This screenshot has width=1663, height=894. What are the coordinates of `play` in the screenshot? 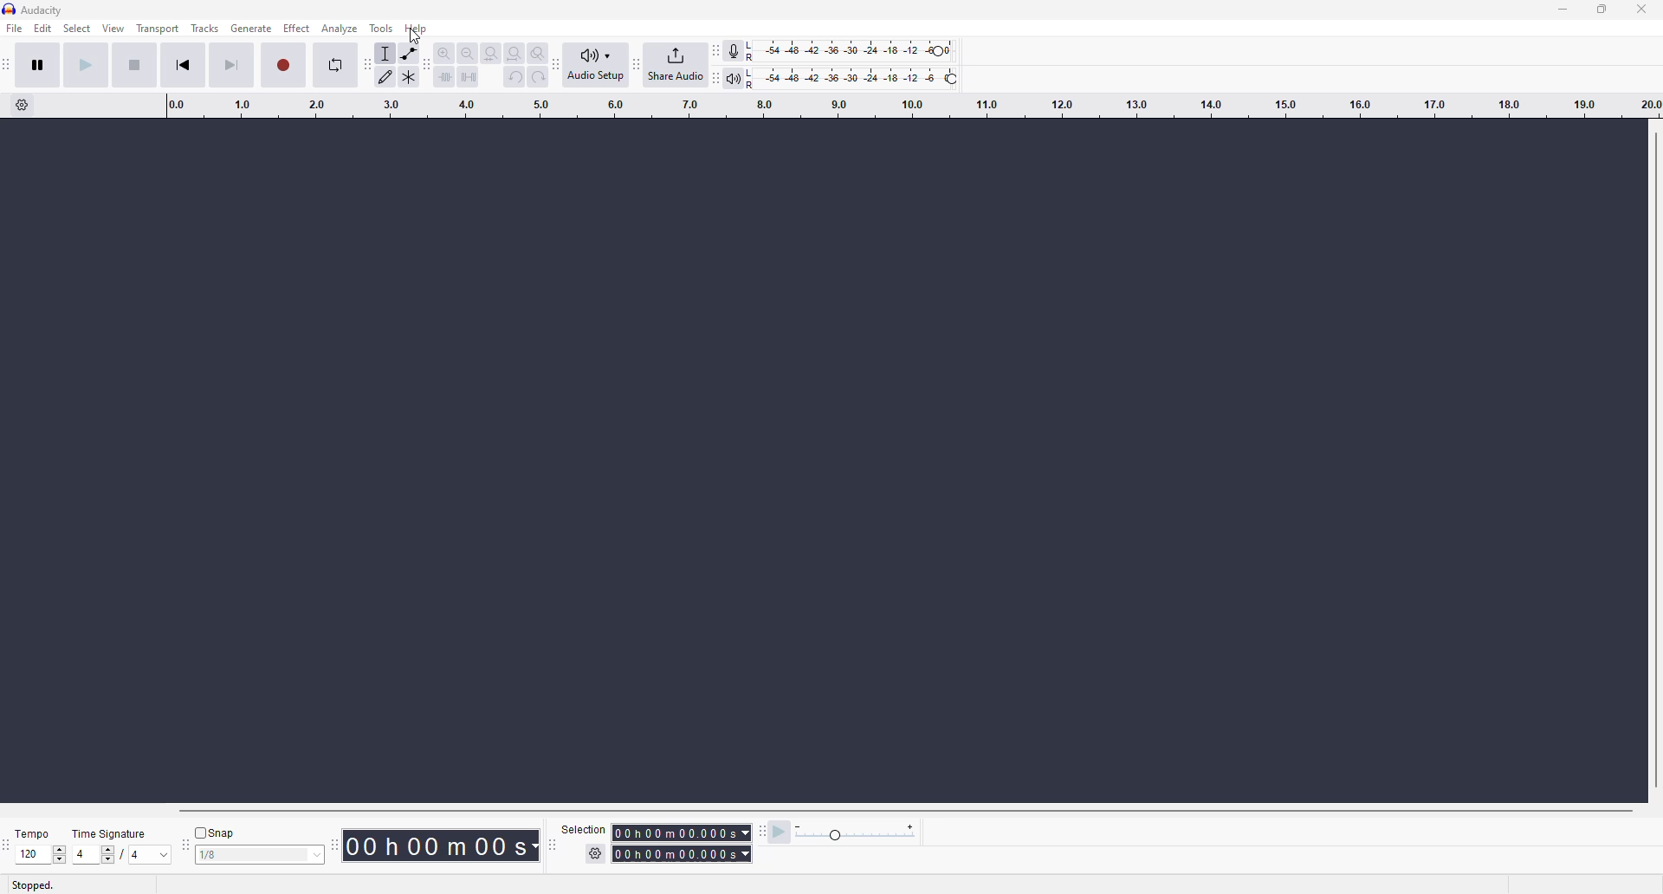 It's located at (85, 67).